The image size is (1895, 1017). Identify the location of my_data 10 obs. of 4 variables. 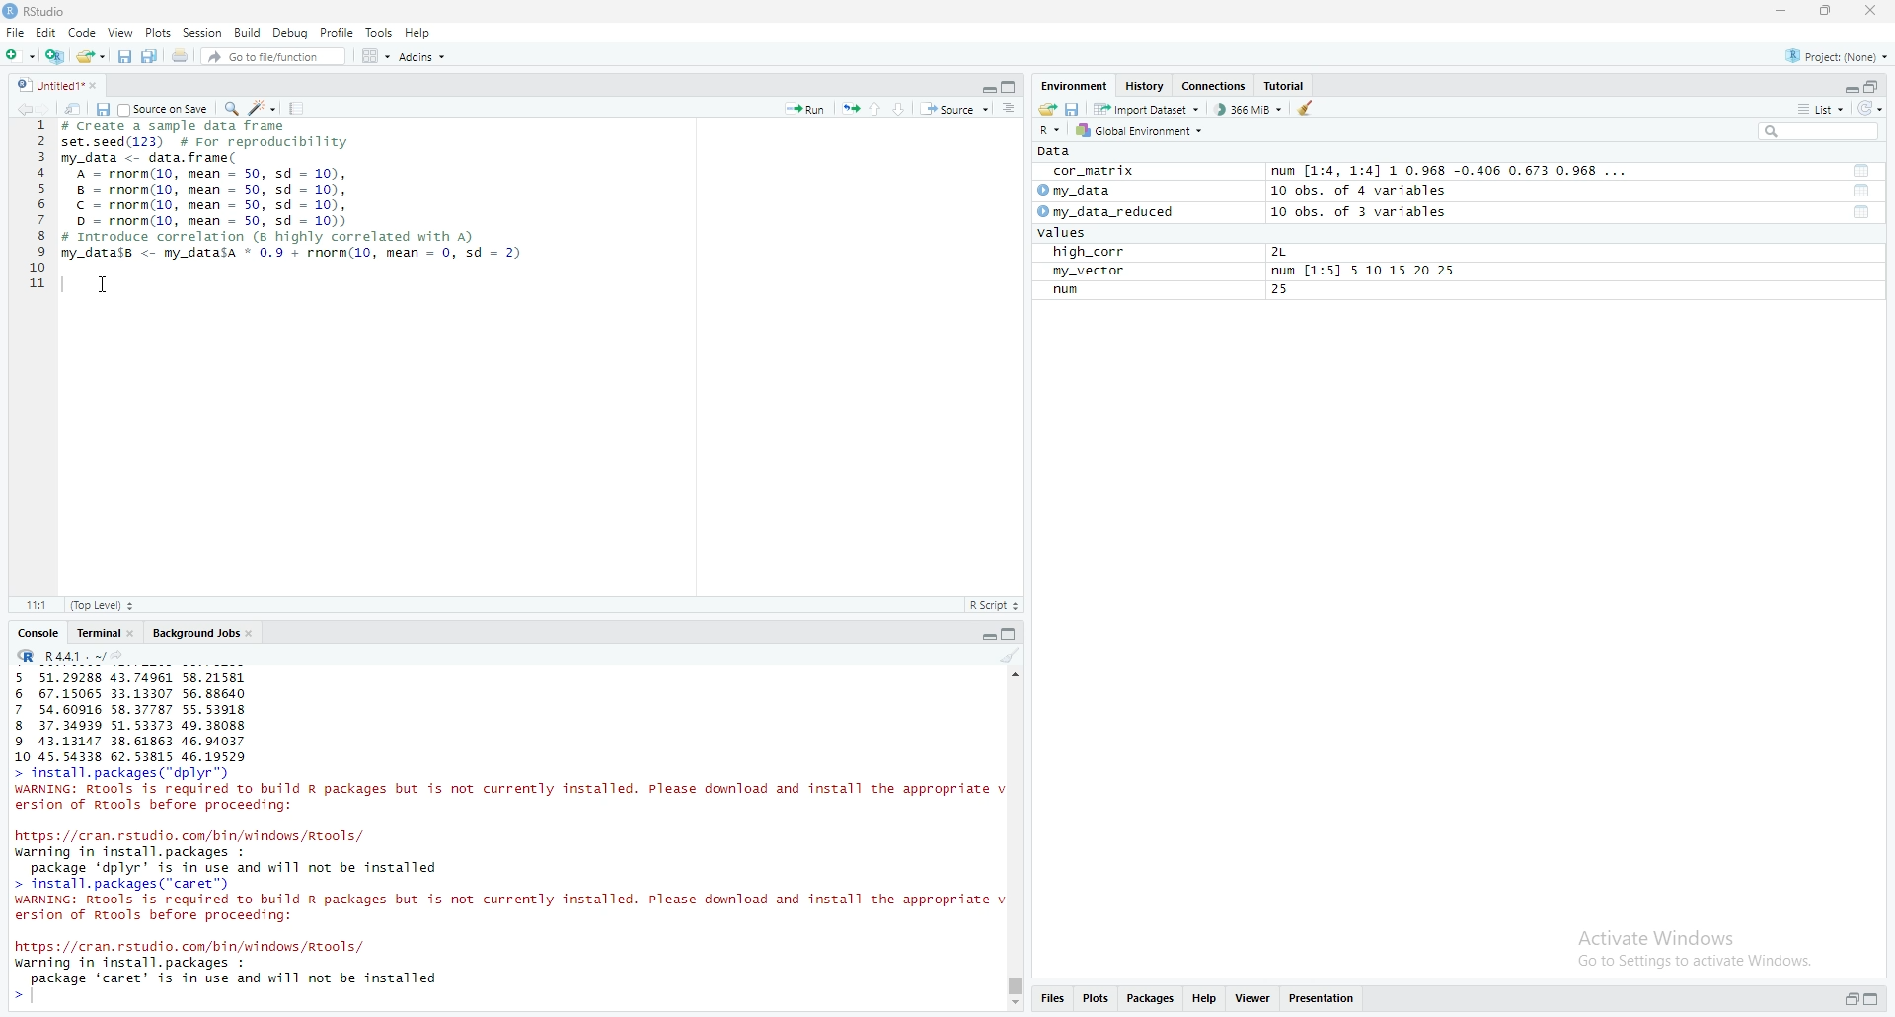
(1243, 191).